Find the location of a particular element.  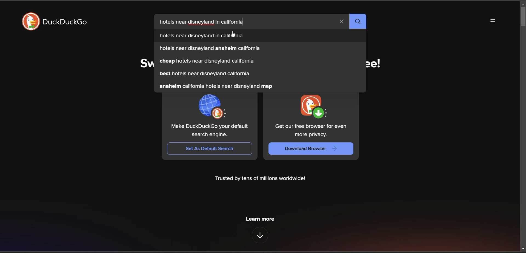

downarrow button is located at coordinates (260, 235).